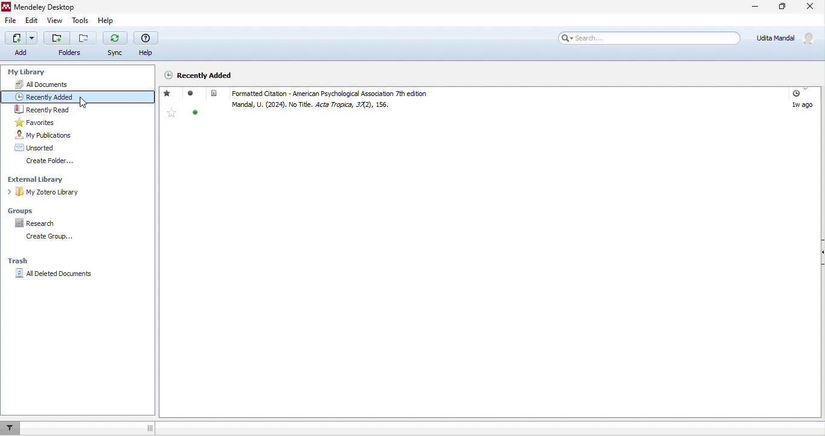  Describe the element at coordinates (145, 44) in the screenshot. I see `help` at that location.